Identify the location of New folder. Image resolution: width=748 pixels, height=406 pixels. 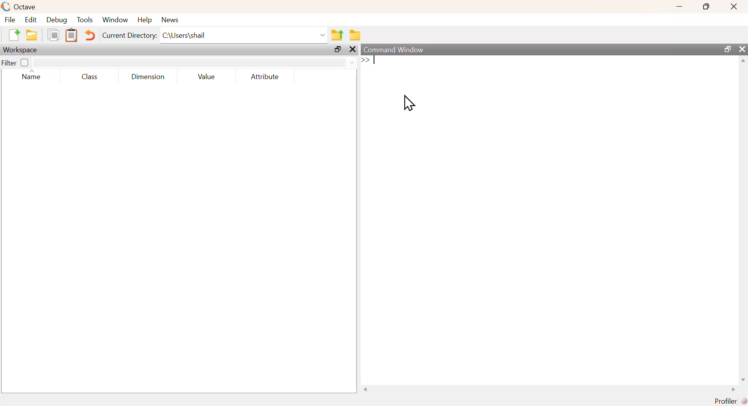
(32, 35).